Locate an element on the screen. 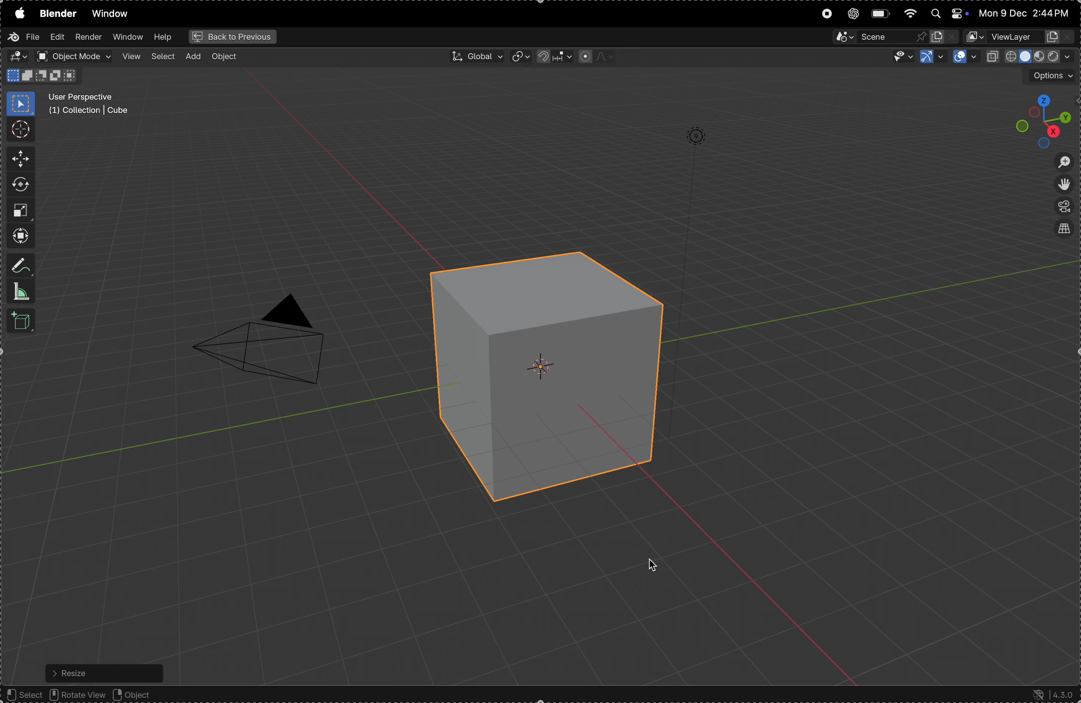 Image resolution: width=1081 pixels, height=703 pixels. options is located at coordinates (1049, 76).